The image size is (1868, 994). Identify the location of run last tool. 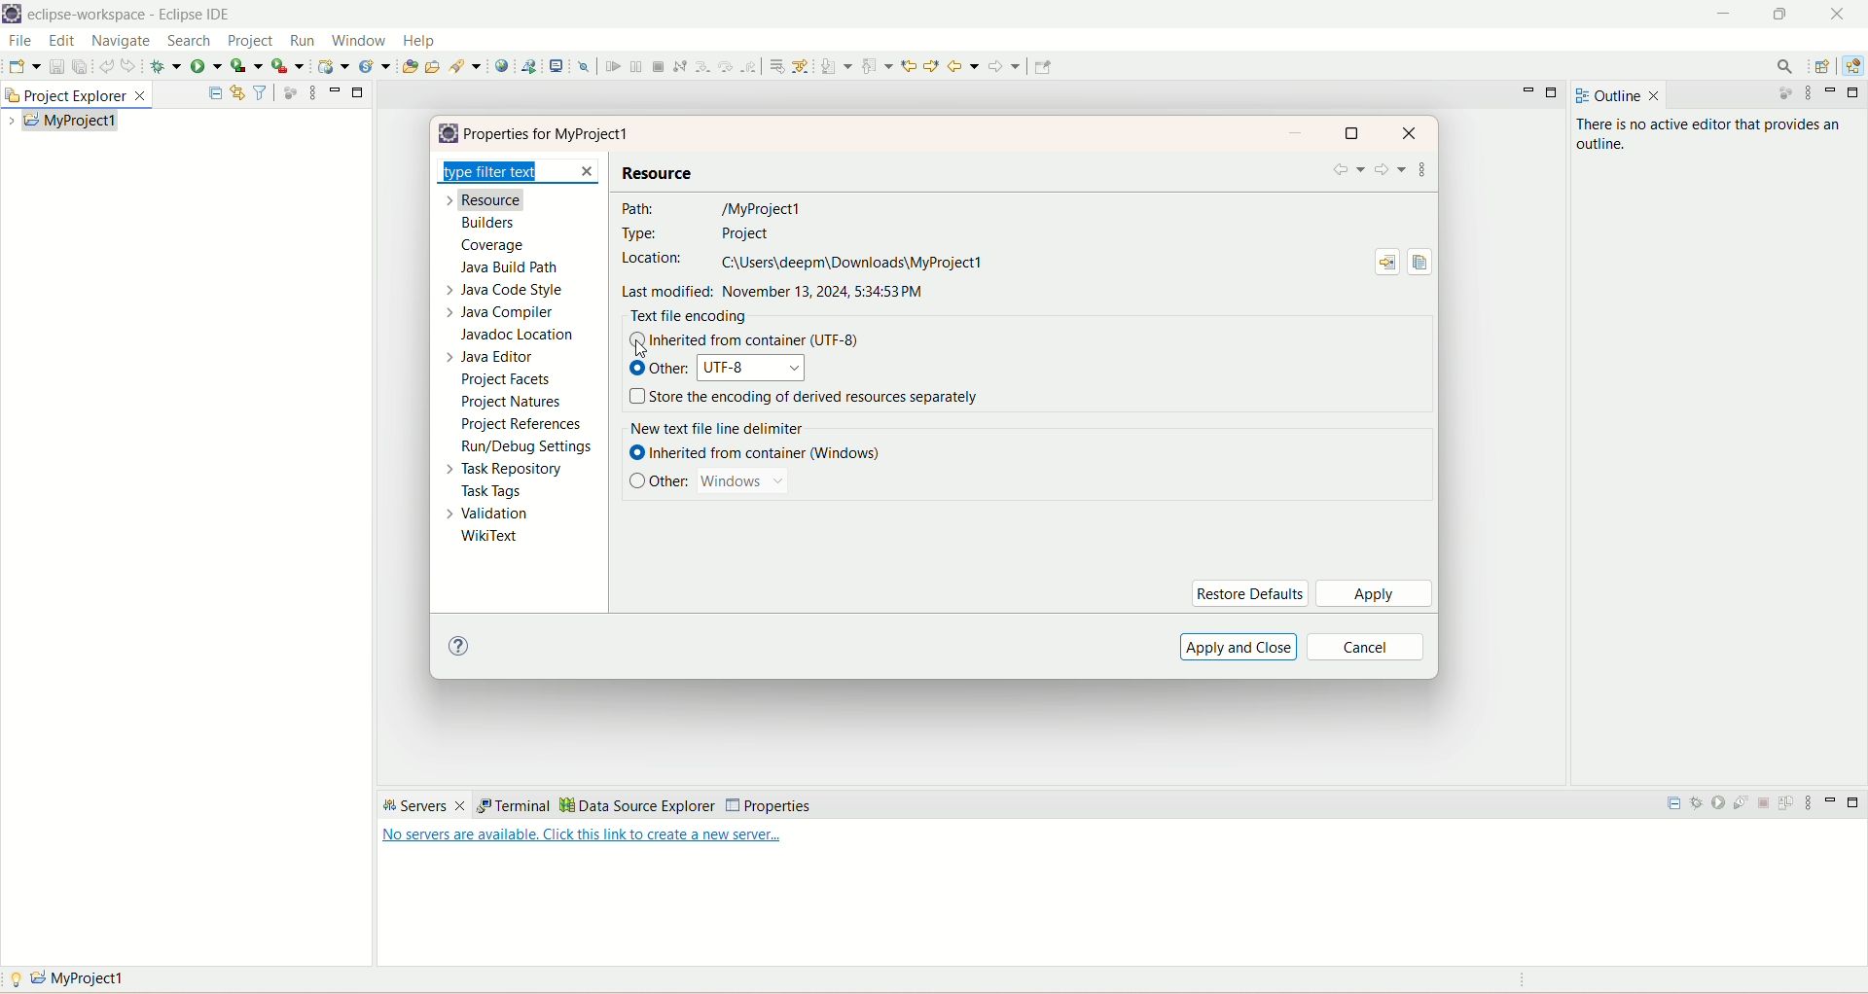
(291, 67).